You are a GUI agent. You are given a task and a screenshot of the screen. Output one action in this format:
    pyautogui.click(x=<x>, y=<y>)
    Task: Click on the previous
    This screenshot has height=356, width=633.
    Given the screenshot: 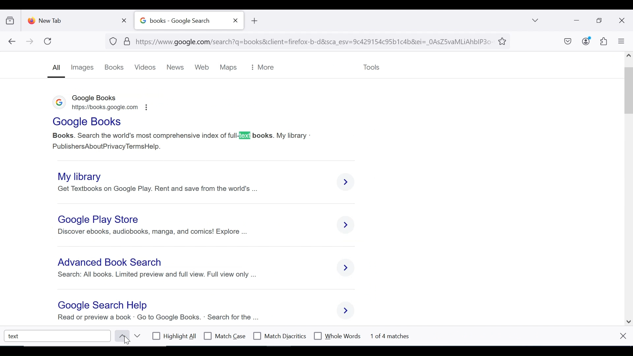 What is the action you would take?
    pyautogui.click(x=121, y=336)
    